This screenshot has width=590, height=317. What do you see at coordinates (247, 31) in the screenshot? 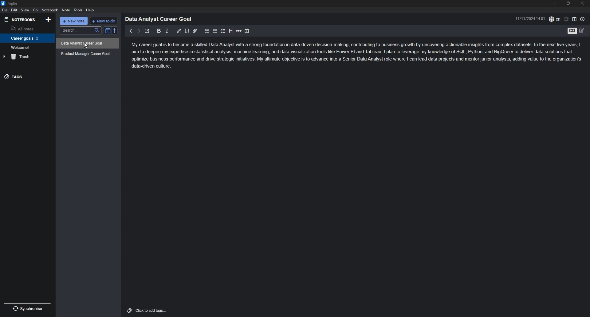
I see `add time` at bounding box center [247, 31].